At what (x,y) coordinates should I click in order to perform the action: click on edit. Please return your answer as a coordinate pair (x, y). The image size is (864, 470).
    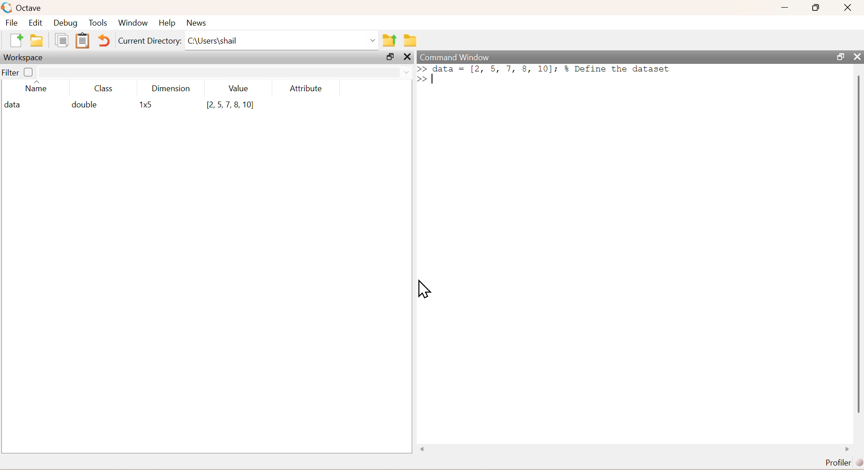
    Looking at the image, I should click on (36, 22).